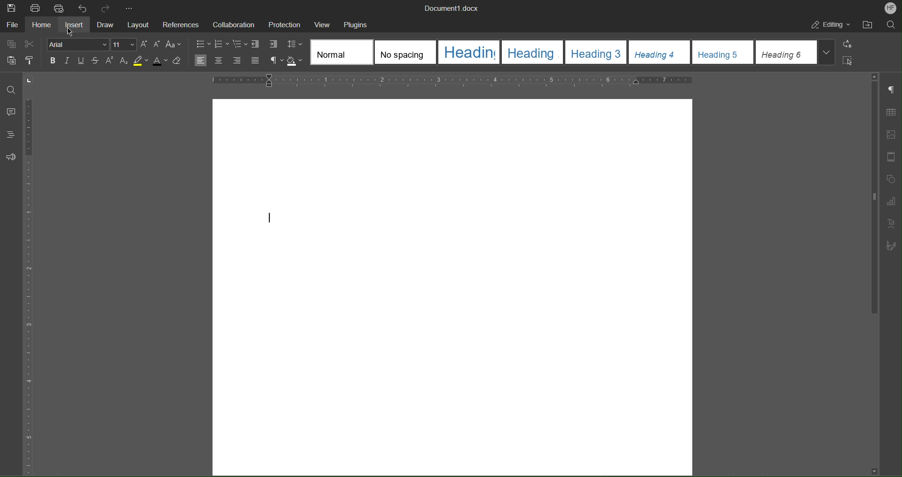  What do you see at coordinates (469, 52) in the screenshot?
I see `Heading 1` at bounding box center [469, 52].